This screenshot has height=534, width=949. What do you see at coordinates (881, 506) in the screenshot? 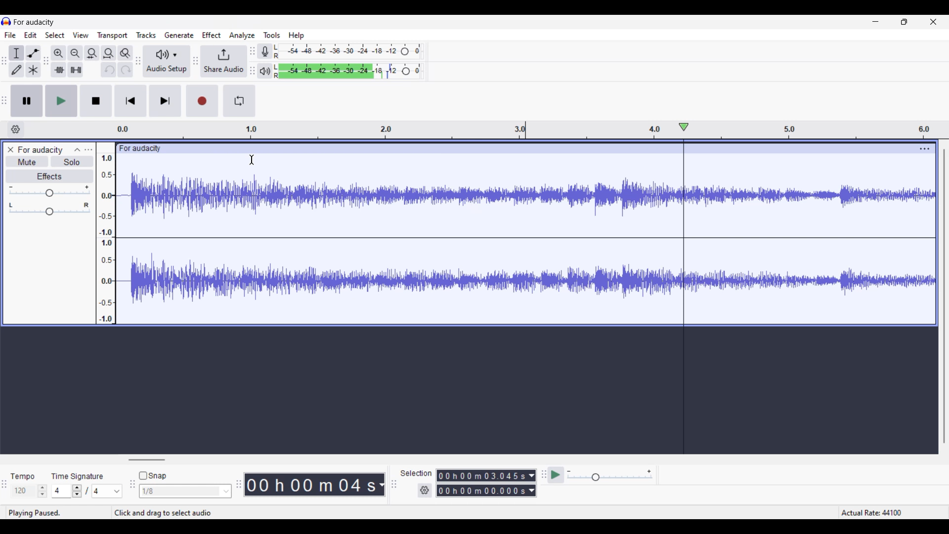
I see `Actual rate 44100` at bounding box center [881, 506].